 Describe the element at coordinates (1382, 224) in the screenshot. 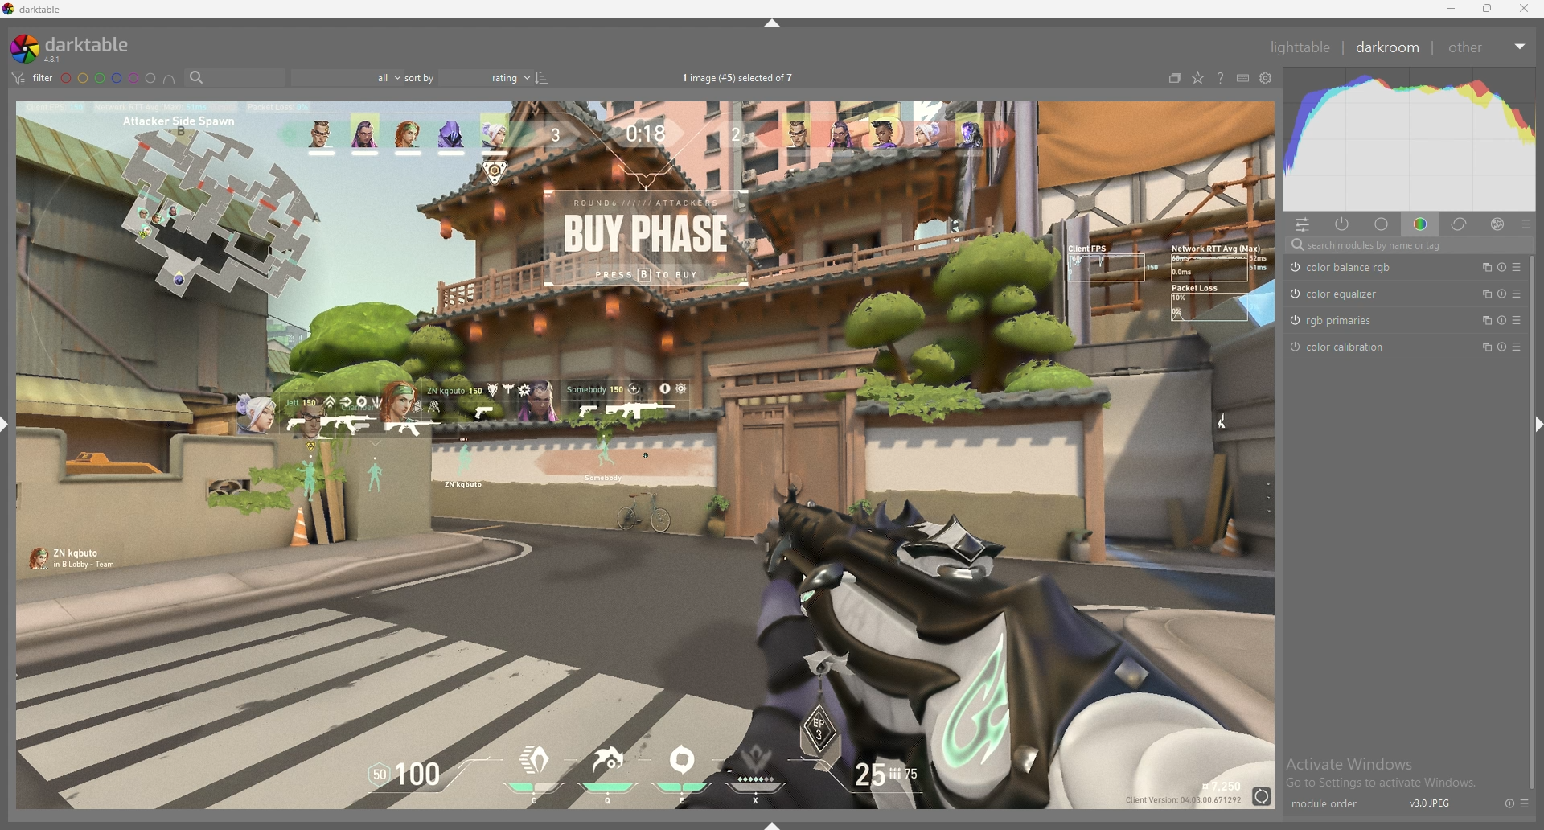

I see `base` at that location.